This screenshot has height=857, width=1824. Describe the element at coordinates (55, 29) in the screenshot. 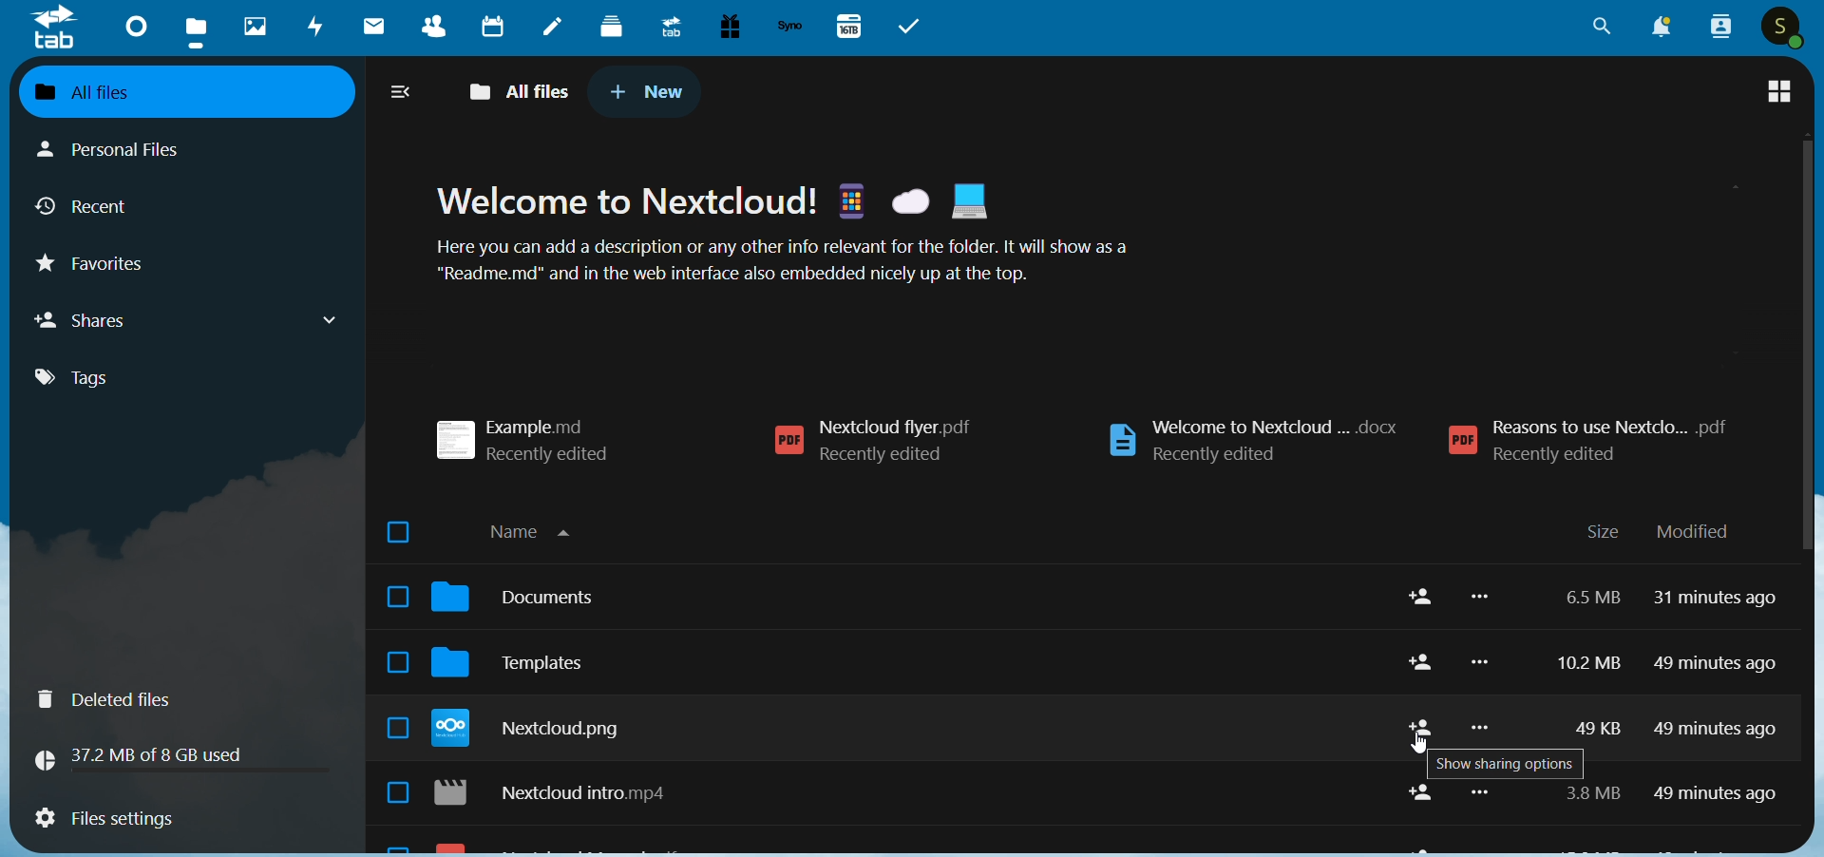

I see `logo` at that location.